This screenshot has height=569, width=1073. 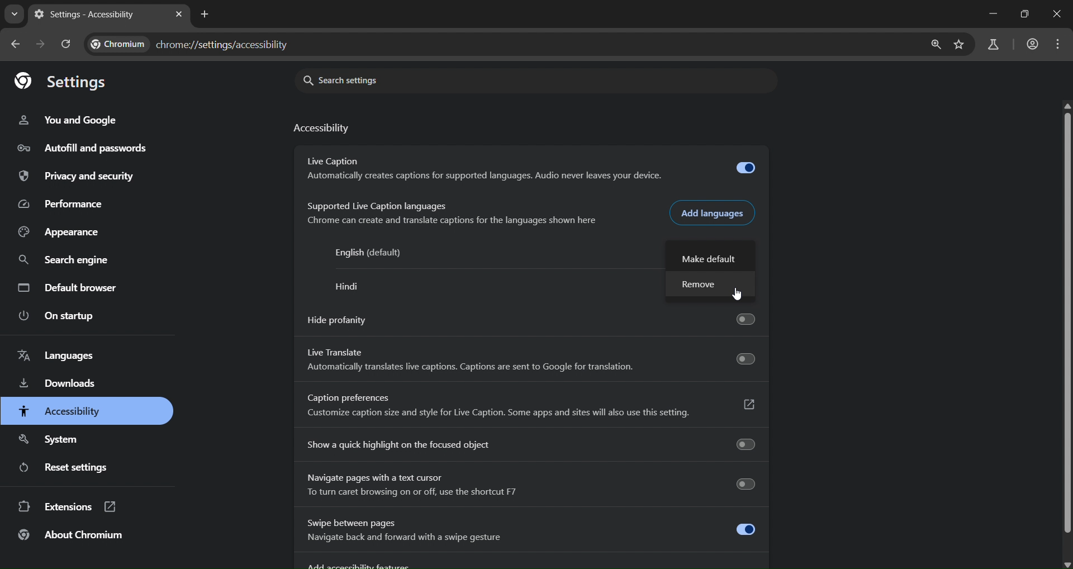 I want to click on go forward one page, so click(x=42, y=46).